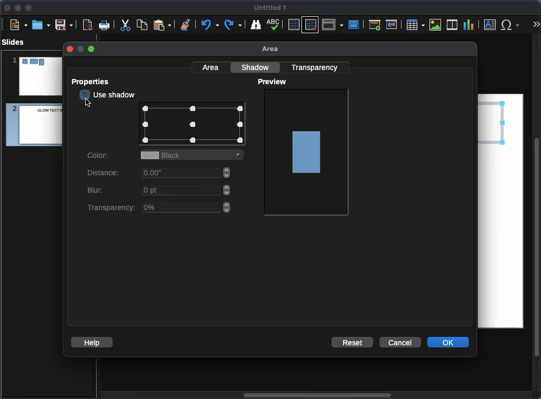  Describe the element at coordinates (274, 82) in the screenshot. I see `Preview` at that location.